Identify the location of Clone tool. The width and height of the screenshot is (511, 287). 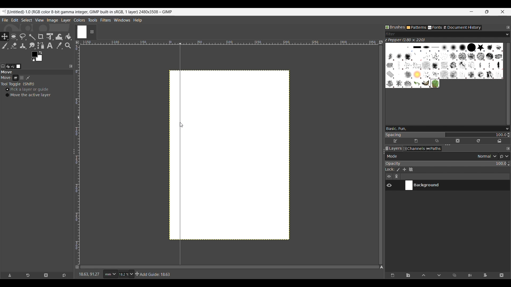
(23, 46).